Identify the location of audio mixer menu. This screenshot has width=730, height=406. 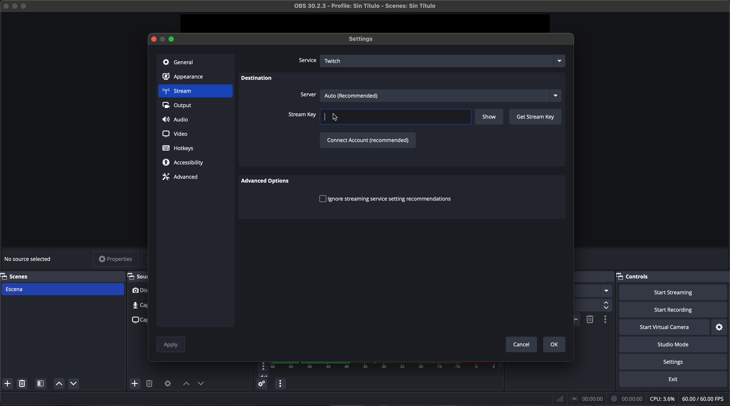
(279, 384).